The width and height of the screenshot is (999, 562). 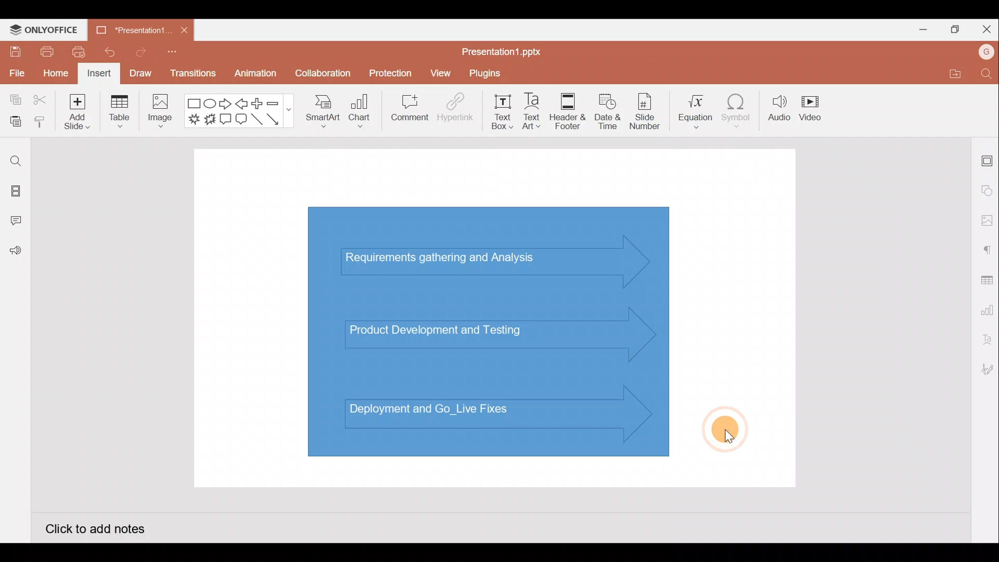 I want to click on Equation, so click(x=697, y=108).